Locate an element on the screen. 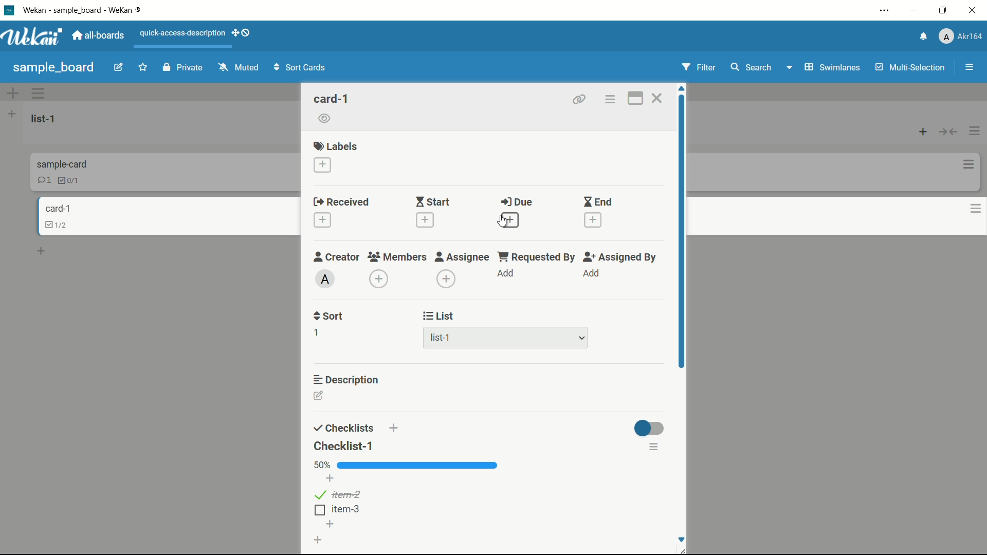  sort is located at coordinates (328, 317).